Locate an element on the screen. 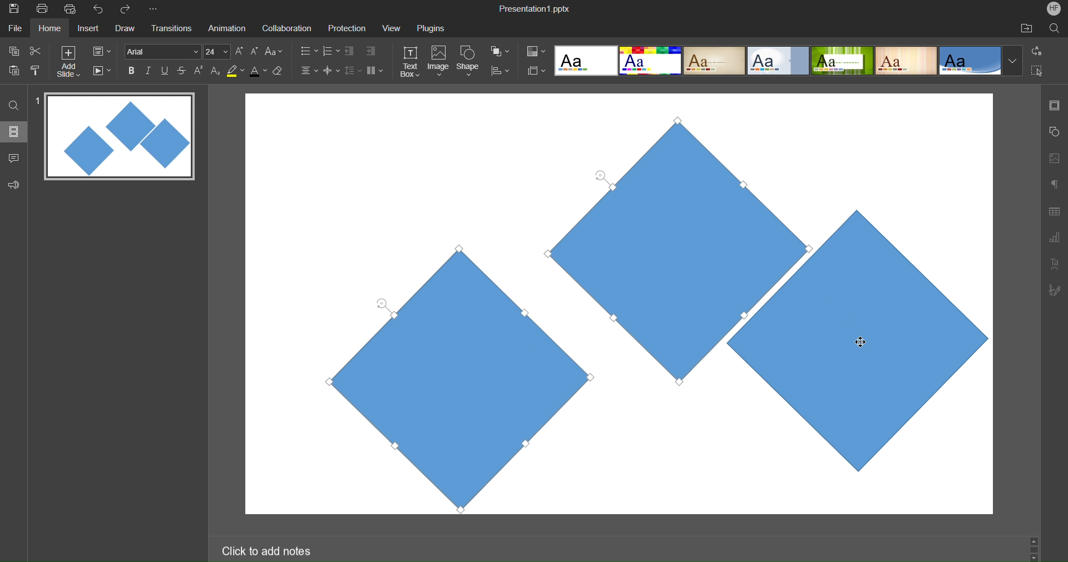 The image size is (1068, 562). Erase Style is located at coordinates (279, 71).